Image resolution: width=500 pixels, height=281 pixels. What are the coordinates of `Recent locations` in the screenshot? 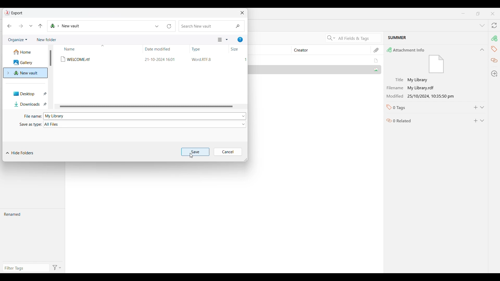 It's located at (31, 26).